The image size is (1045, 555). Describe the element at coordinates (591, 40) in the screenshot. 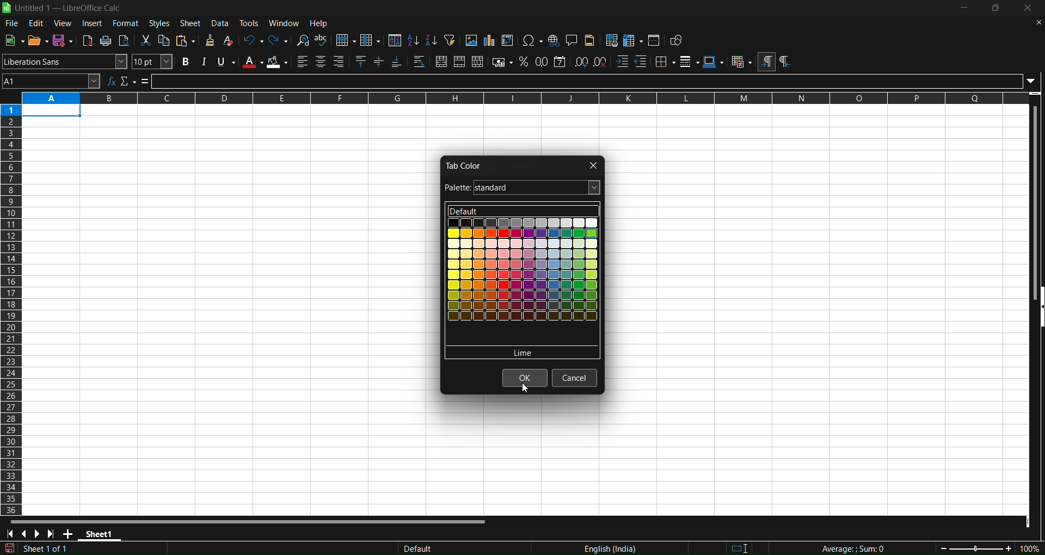

I see `headers and footers` at that location.